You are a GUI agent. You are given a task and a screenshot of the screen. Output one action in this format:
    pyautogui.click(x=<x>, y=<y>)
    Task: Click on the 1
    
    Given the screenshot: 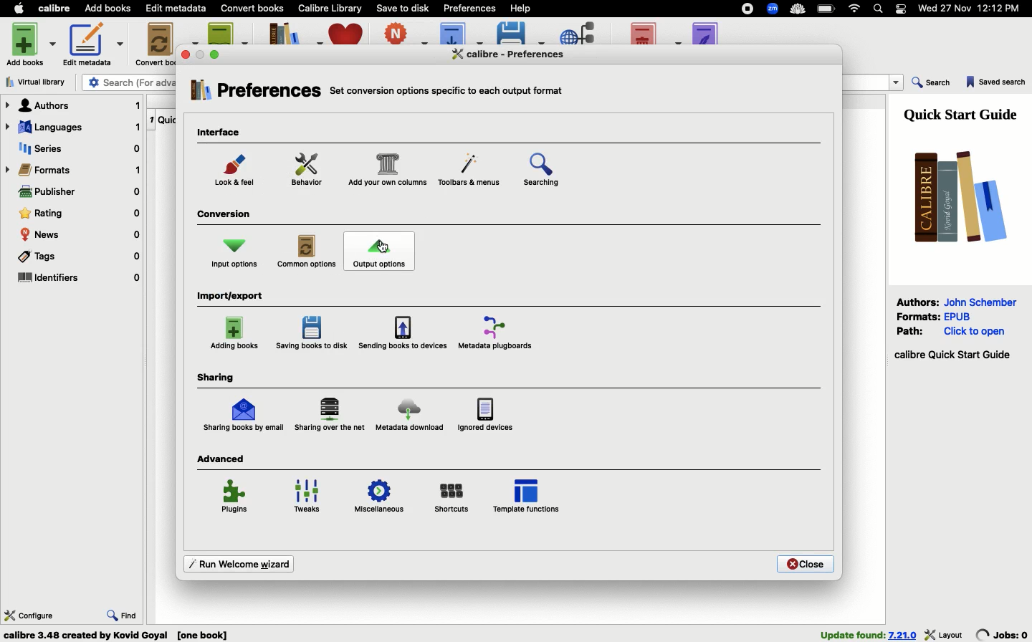 What is the action you would take?
    pyautogui.click(x=151, y=118)
    